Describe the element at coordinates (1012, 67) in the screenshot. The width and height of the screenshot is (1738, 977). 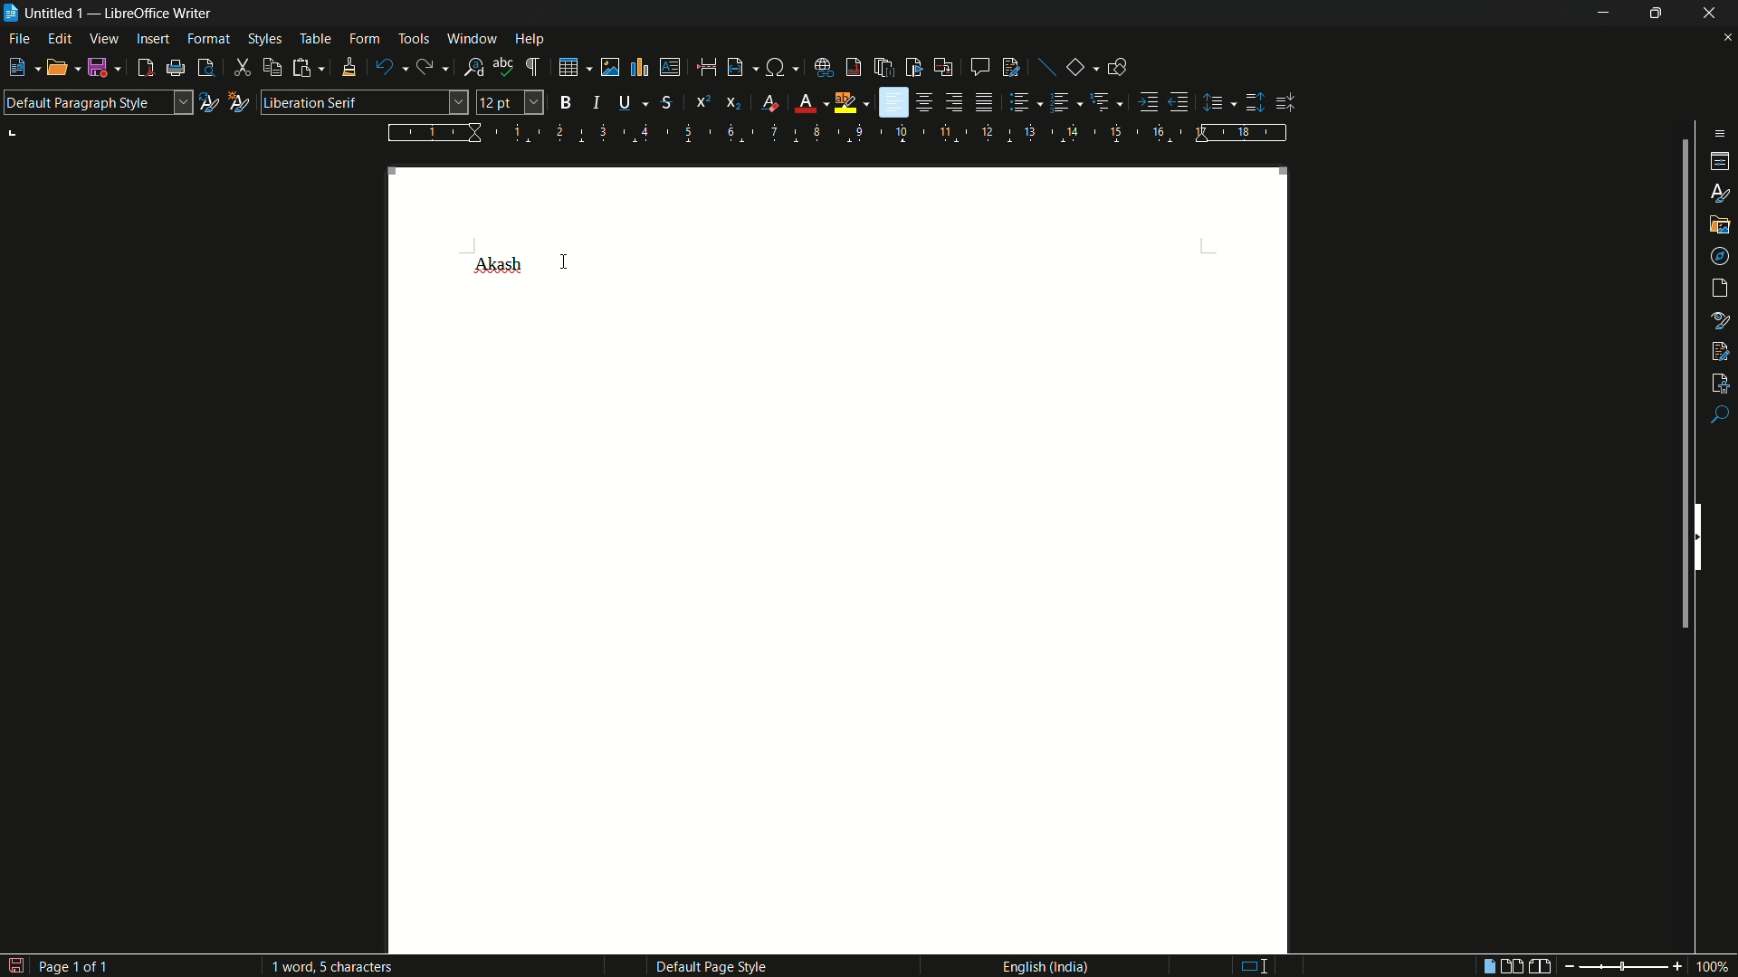
I see `show track changes functions` at that location.